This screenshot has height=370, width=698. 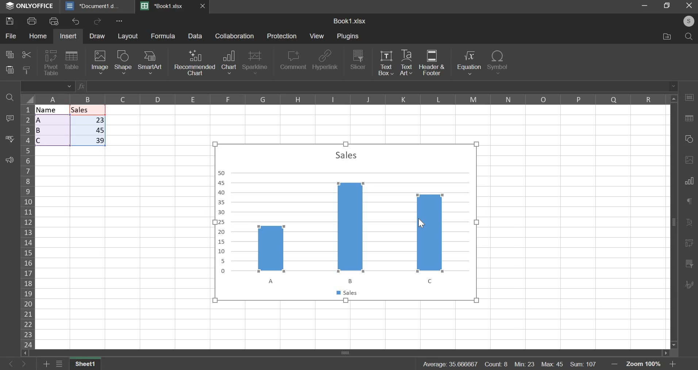 What do you see at coordinates (164, 36) in the screenshot?
I see `formula` at bounding box center [164, 36].